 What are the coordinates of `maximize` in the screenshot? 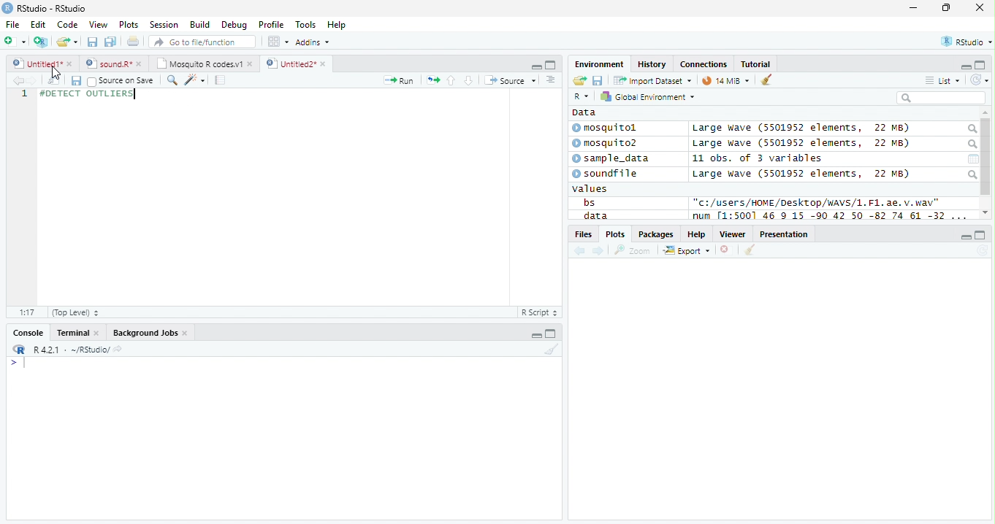 It's located at (945, 7).